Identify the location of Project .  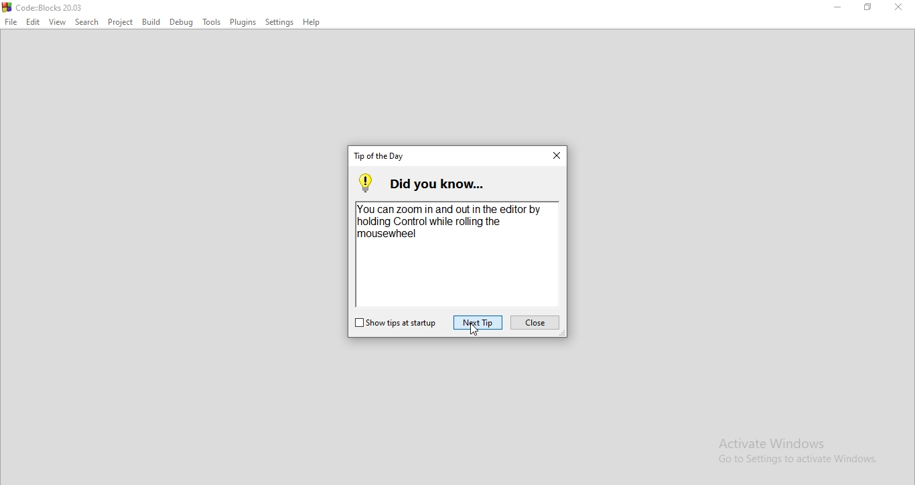
(119, 22).